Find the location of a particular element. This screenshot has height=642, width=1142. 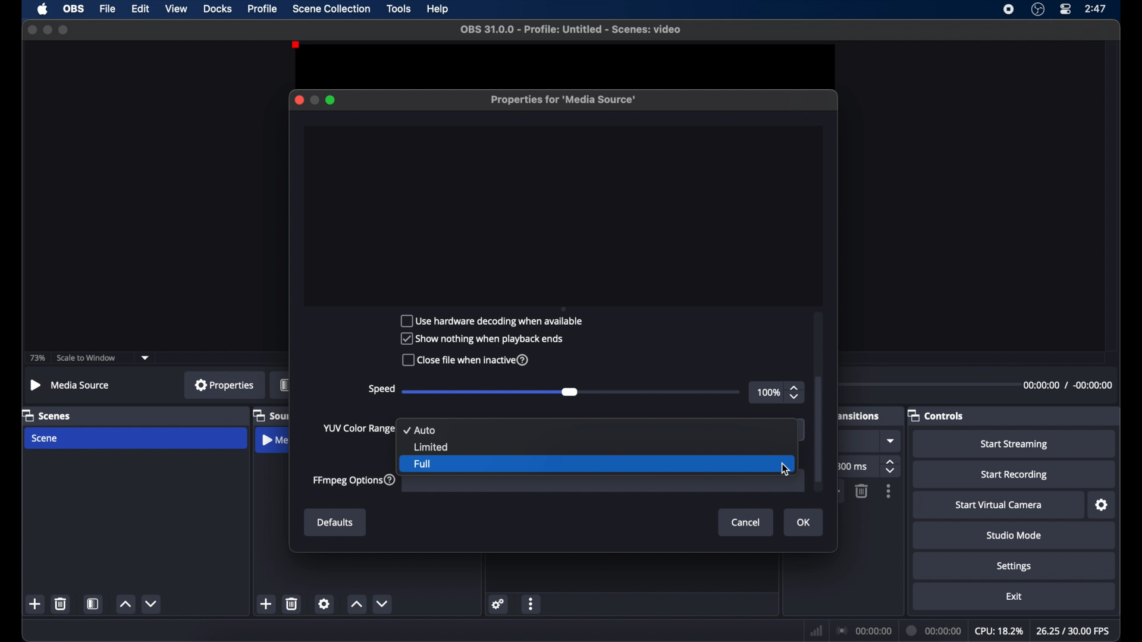

docks is located at coordinates (218, 9).